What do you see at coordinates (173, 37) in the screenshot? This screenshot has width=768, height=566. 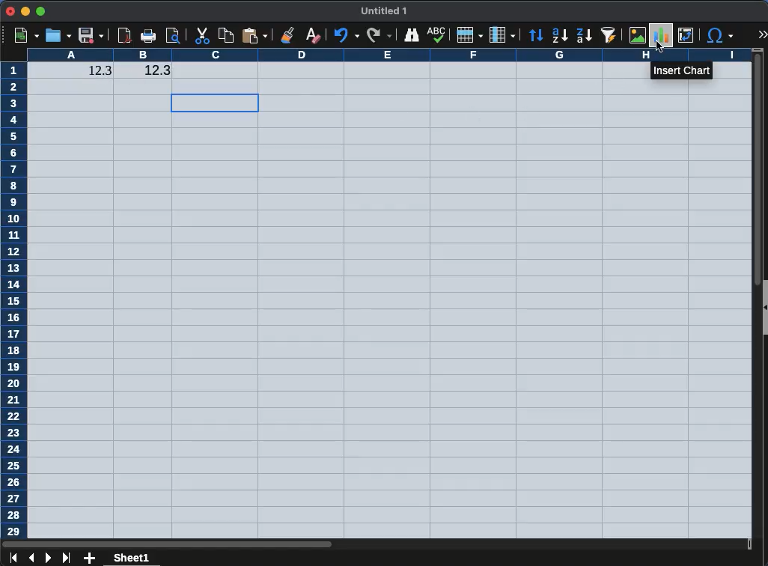 I see `print preview ` at bounding box center [173, 37].